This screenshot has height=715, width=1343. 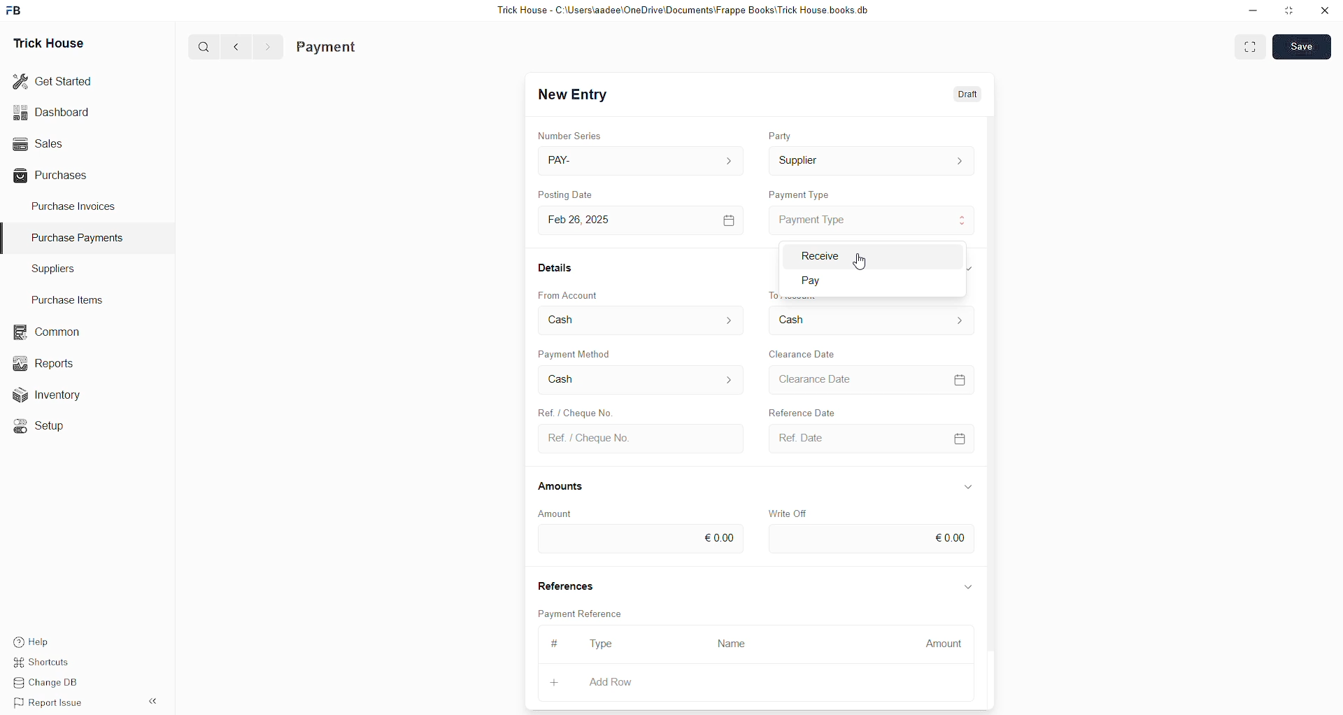 What do you see at coordinates (566, 486) in the screenshot?
I see `Amounts` at bounding box center [566, 486].